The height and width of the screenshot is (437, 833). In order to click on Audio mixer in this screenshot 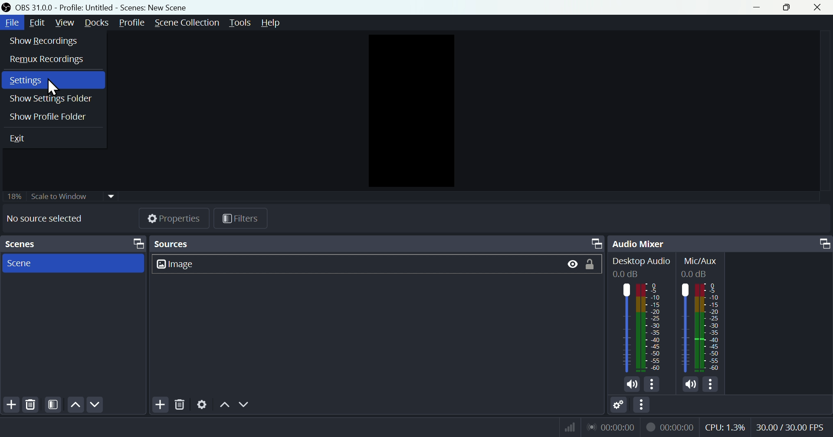, I will do `click(721, 241)`.